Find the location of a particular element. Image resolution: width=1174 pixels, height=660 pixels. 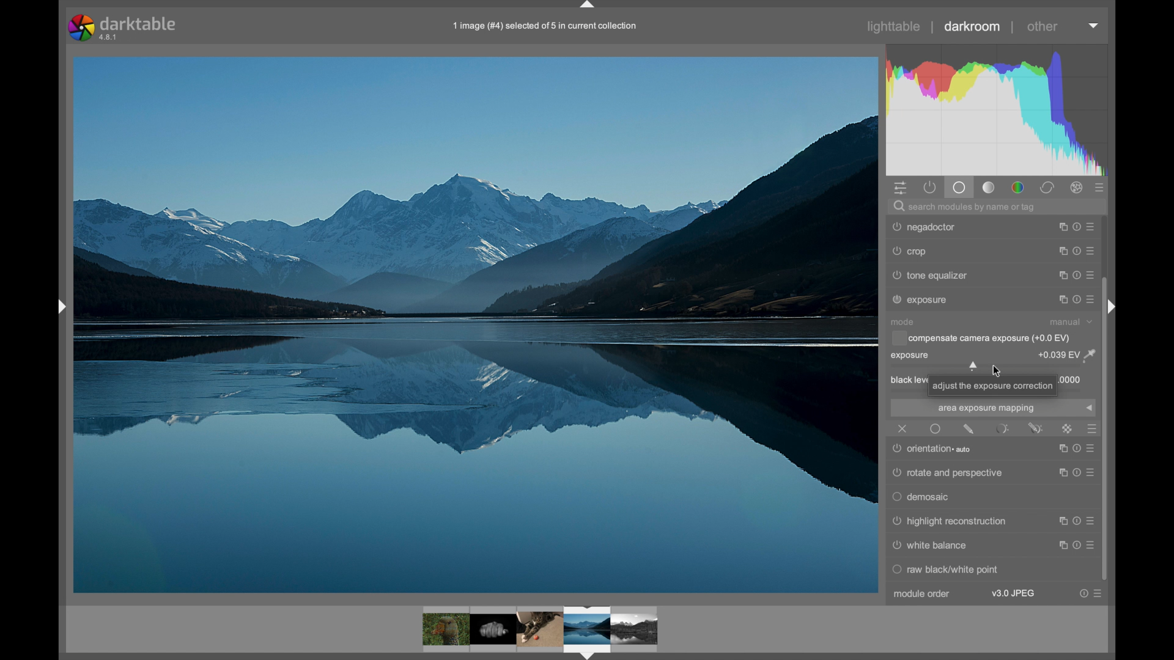

lighttable is located at coordinates (894, 27).